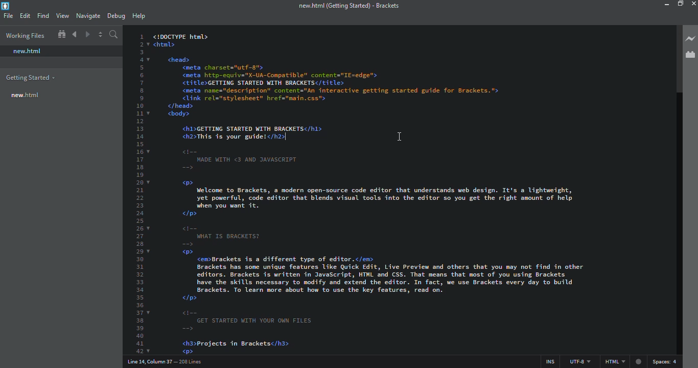 The height and width of the screenshot is (368, 698). Describe the element at coordinates (63, 15) in the screenshot. I see `view` at that location.